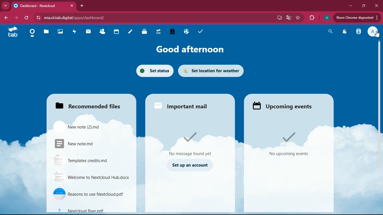 The width and height of the screenshot is (383, 215). I want to click on profile, so click(371, 32).